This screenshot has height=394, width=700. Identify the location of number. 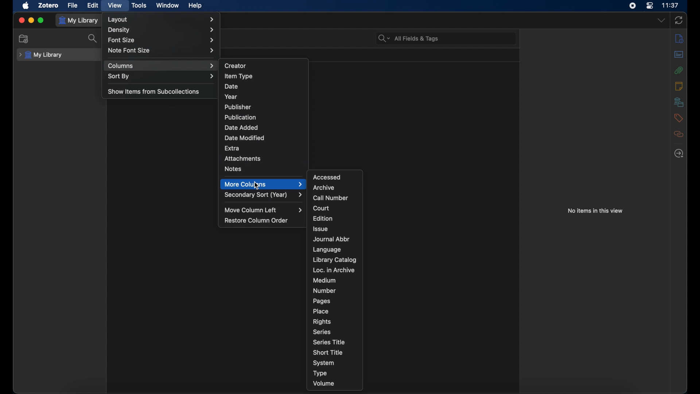
(325, 290).